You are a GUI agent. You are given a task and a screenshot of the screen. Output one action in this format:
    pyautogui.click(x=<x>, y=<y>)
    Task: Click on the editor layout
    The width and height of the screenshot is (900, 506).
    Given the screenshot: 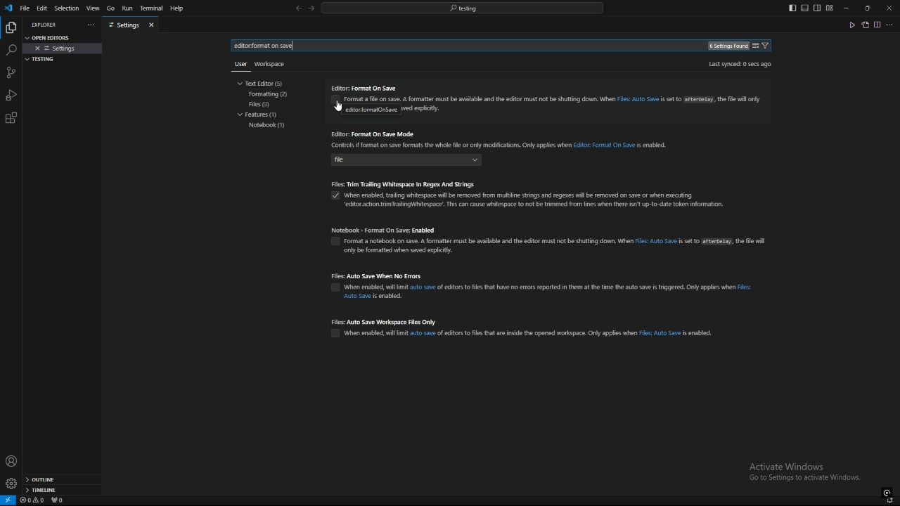 What is the action you would take?
    pyautogui.click(x=811, y=8)
    